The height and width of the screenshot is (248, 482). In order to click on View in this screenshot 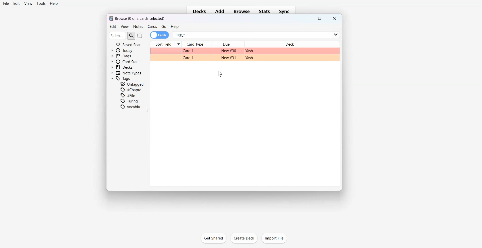, I will do `click(124, 27)`.